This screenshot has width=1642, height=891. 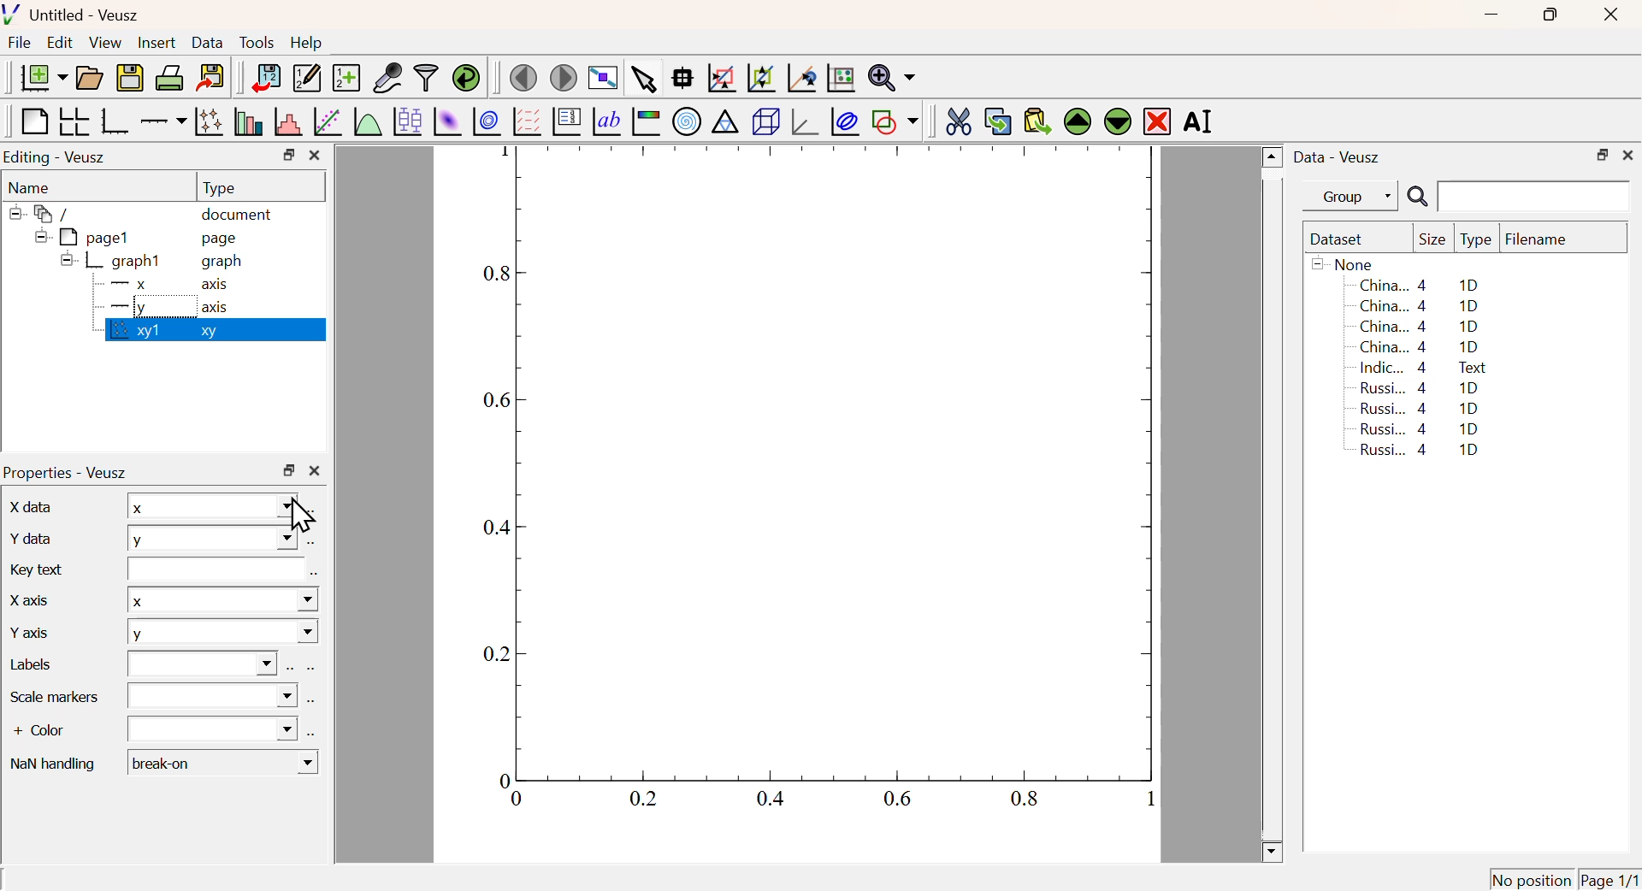 What do you see at coordinates (314, 511) in the screenshot?
I see `Select using dataset Browser` at bounding box center [314, 511].